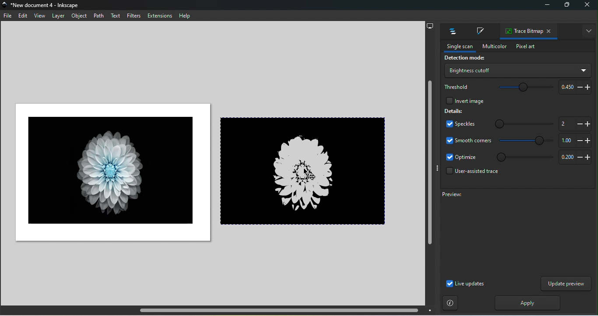 The height and width of the screenshot is (316, 598). I want to click on Vertical scroll bar, so click(429, 169).